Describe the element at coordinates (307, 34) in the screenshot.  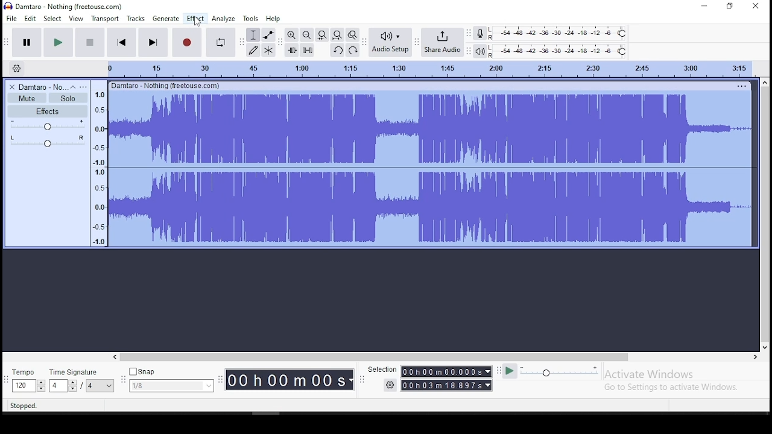
I see `zoom ` at that location.